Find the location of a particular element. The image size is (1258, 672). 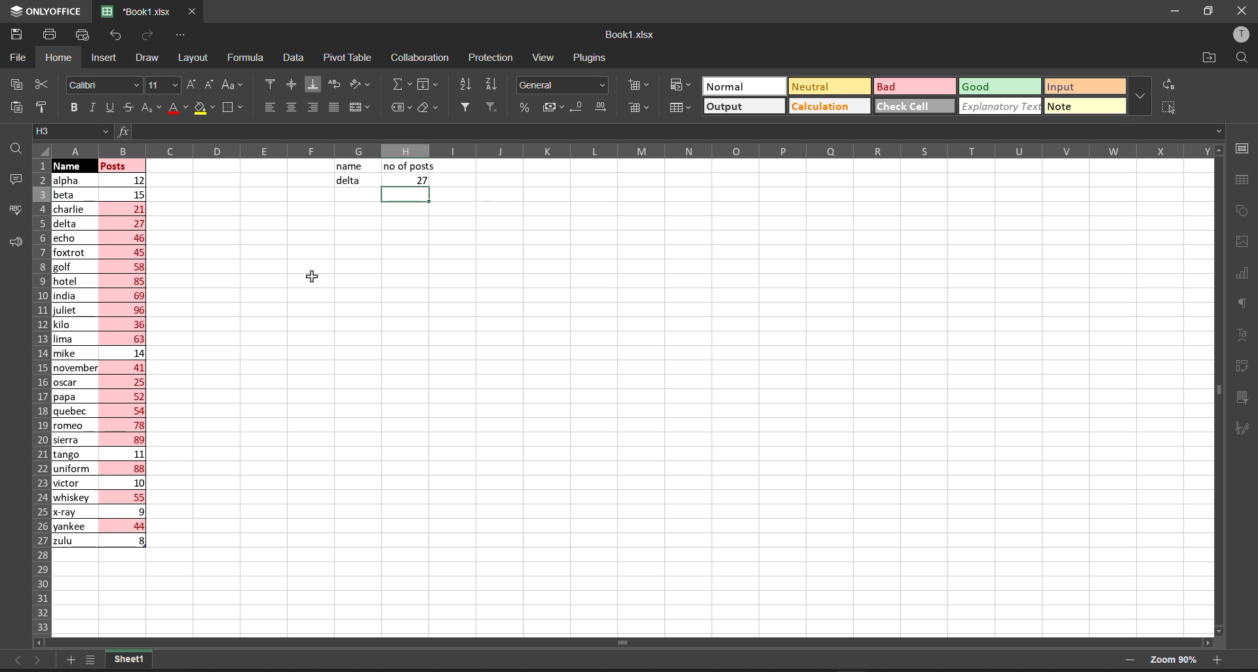

scroll left is located at coordinates (43, 643).